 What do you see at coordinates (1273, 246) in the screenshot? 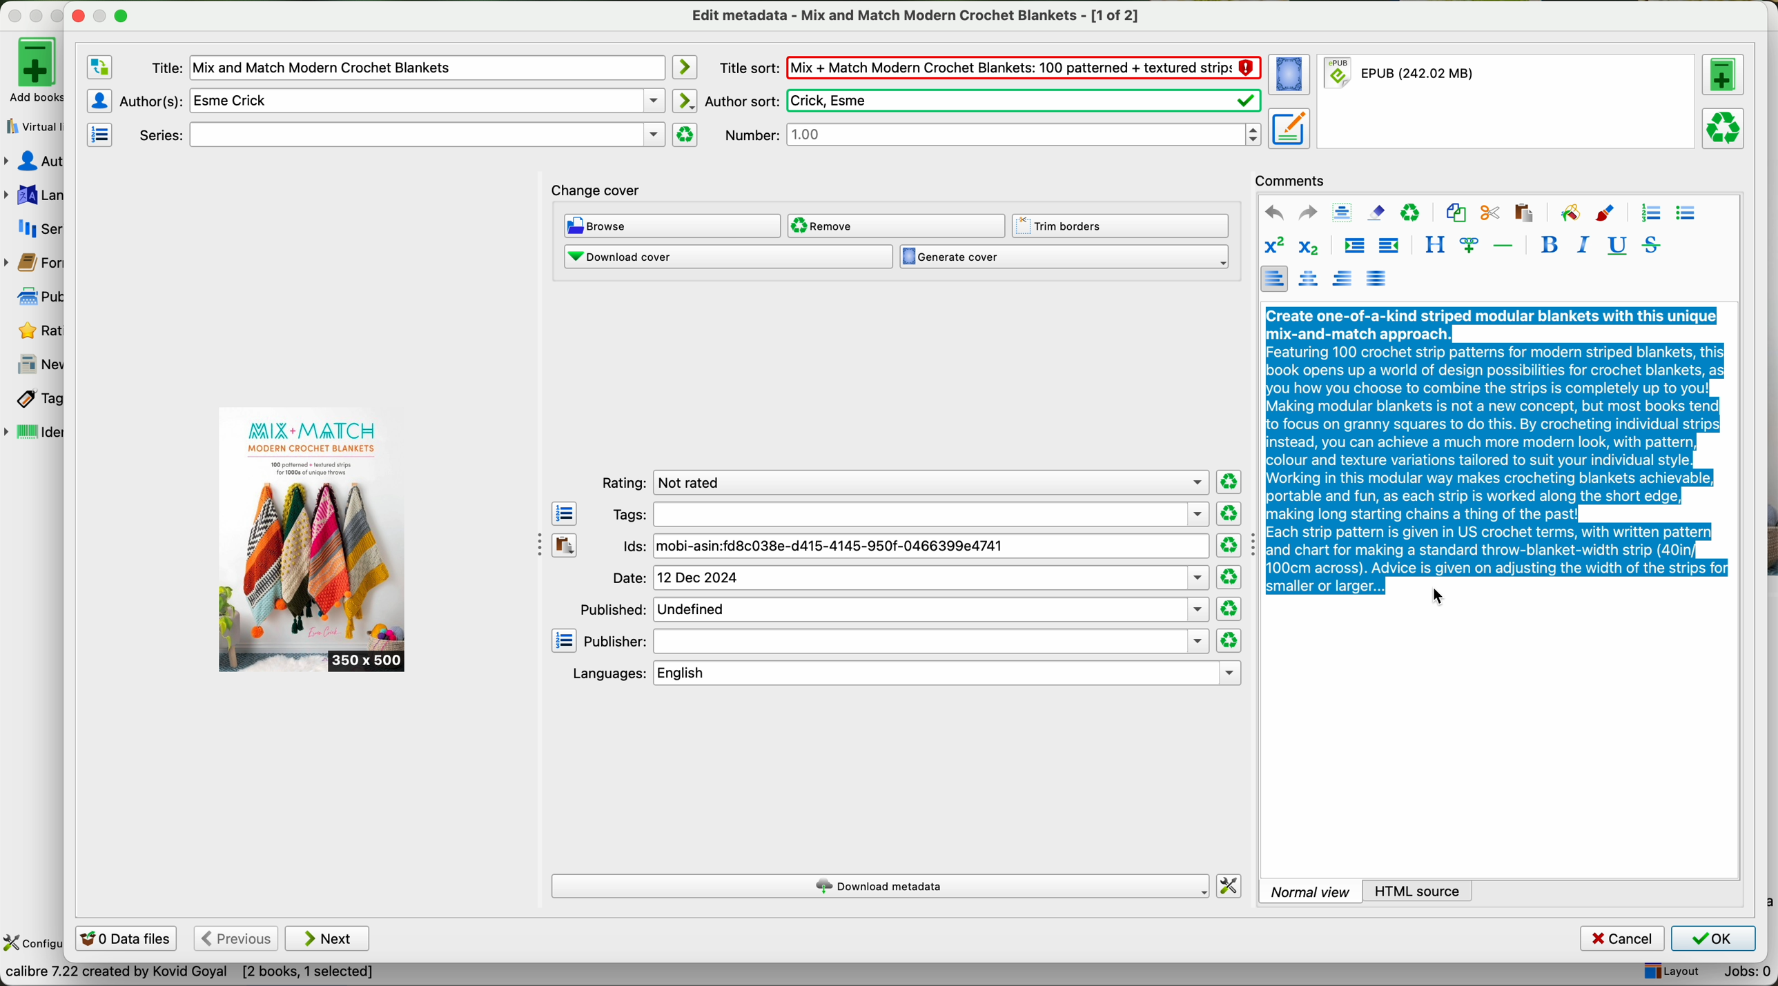
I see `superscript` at bounding box center [1273, 246].